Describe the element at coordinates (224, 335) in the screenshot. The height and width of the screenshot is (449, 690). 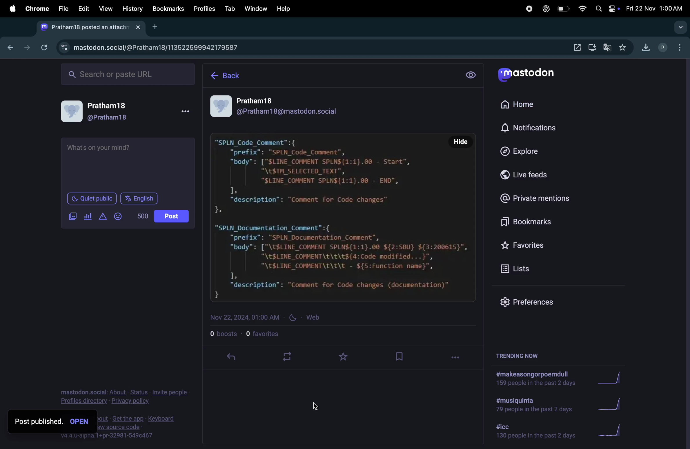
I see `boosts` at that location.